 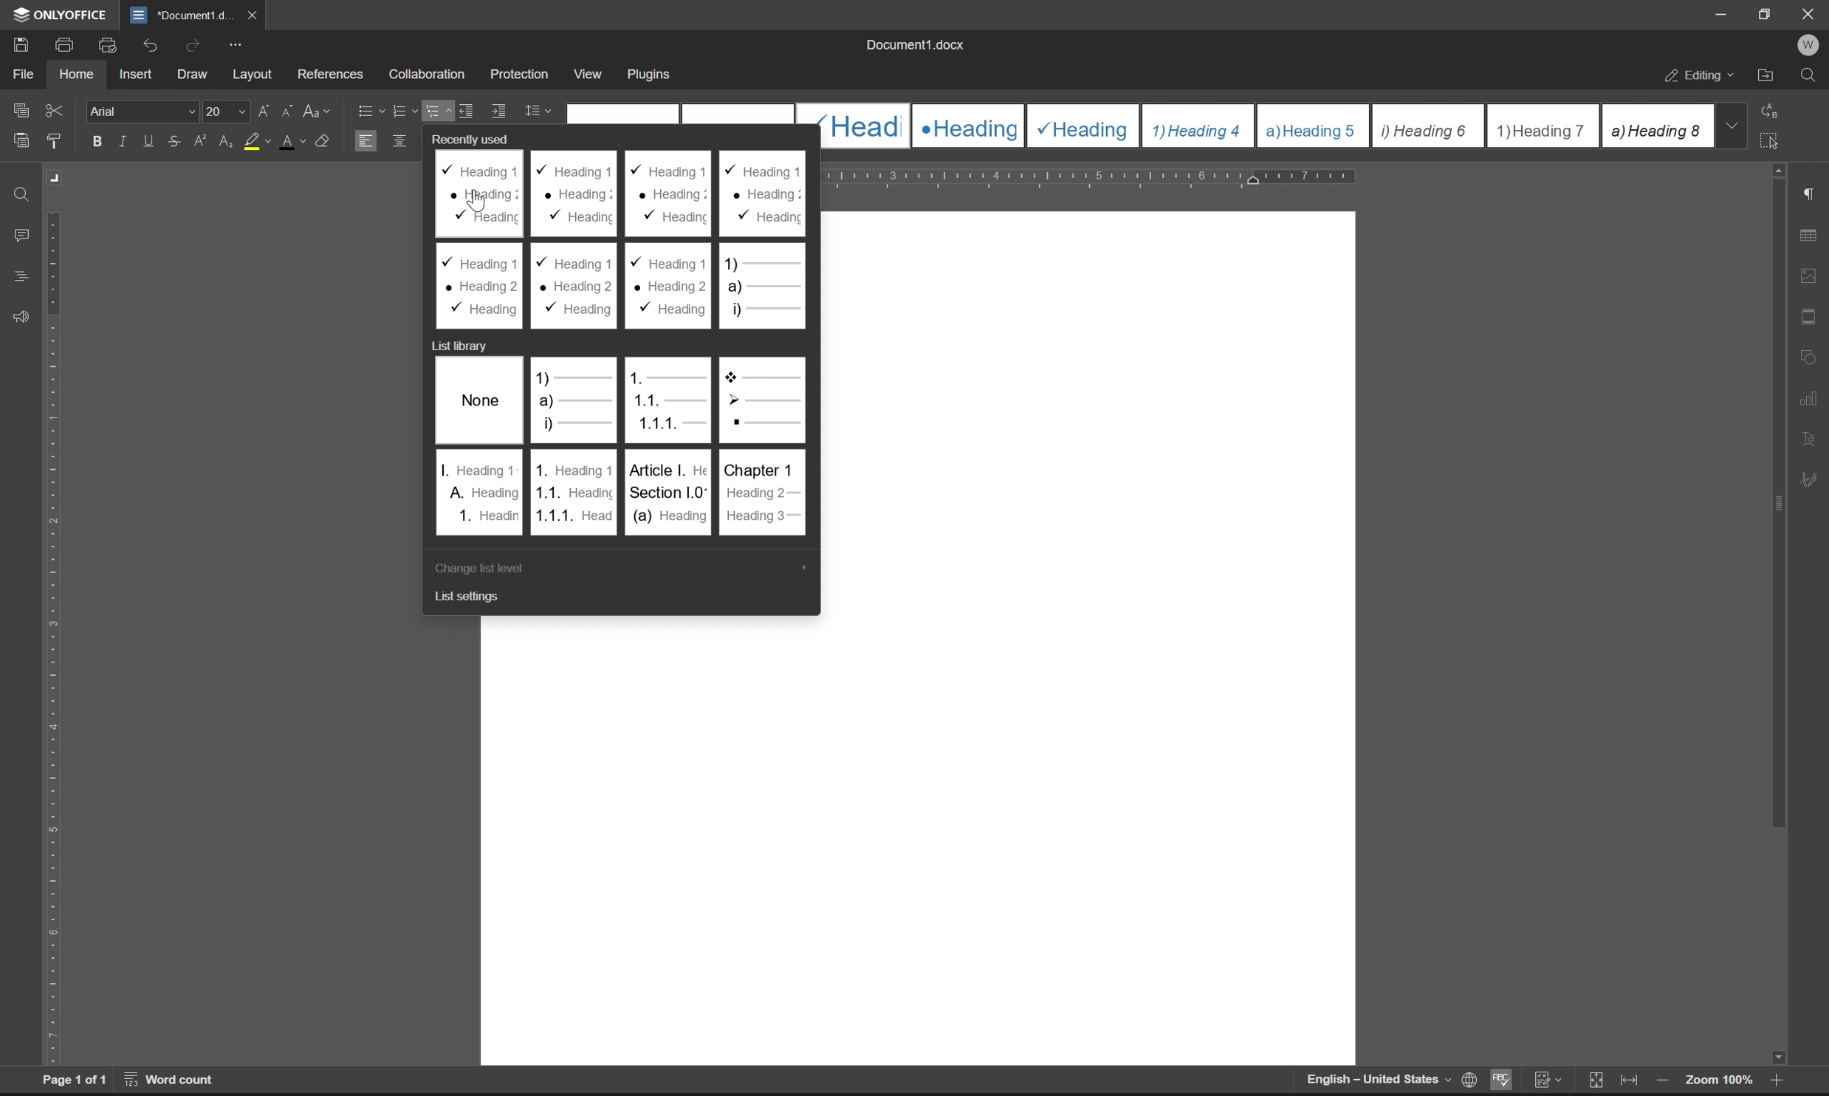 I want to click on Close, so click(x=1810, y=14).